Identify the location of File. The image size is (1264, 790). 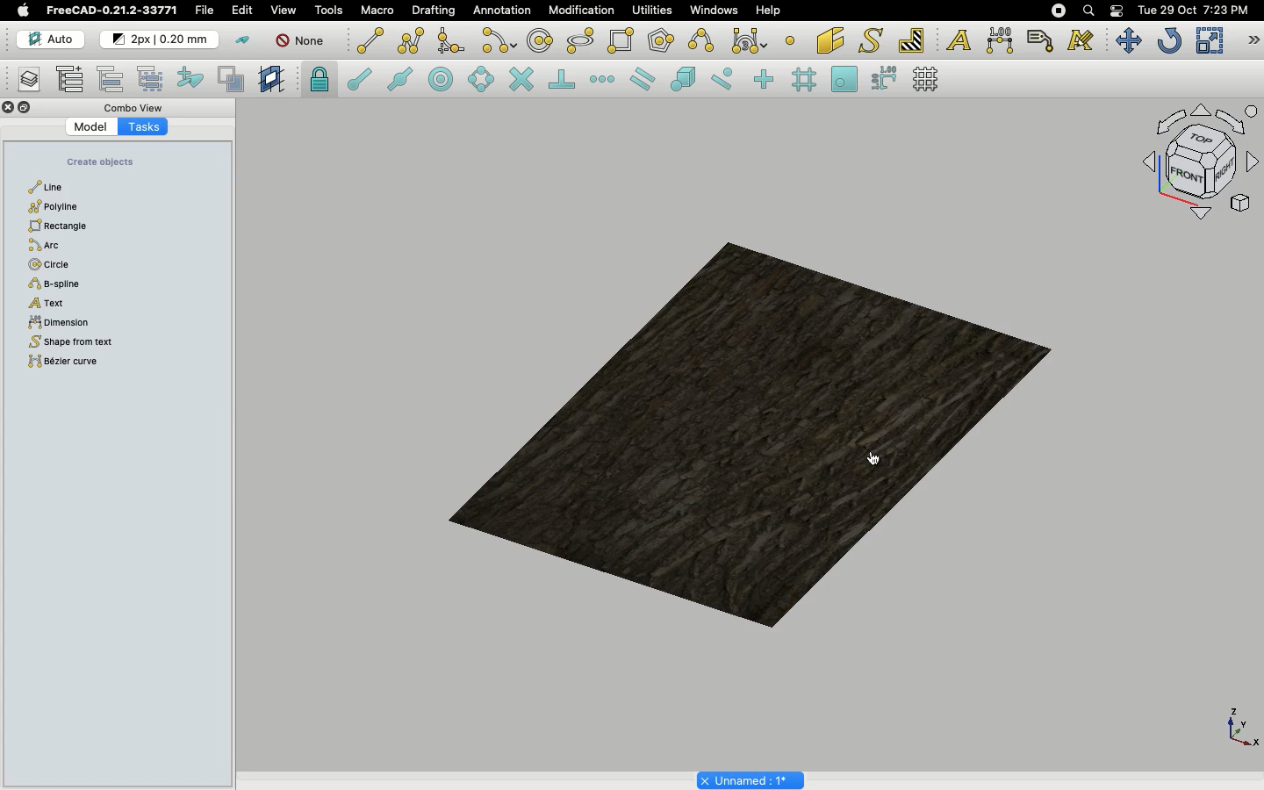
(206, 11).